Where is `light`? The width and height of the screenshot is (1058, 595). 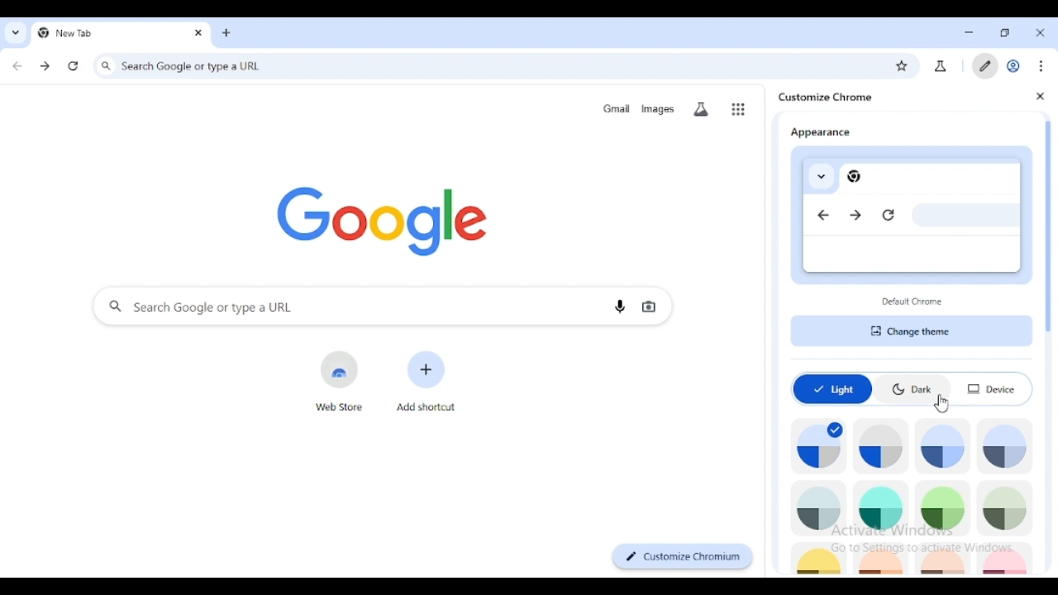 light is located at coordinates (832, 389).